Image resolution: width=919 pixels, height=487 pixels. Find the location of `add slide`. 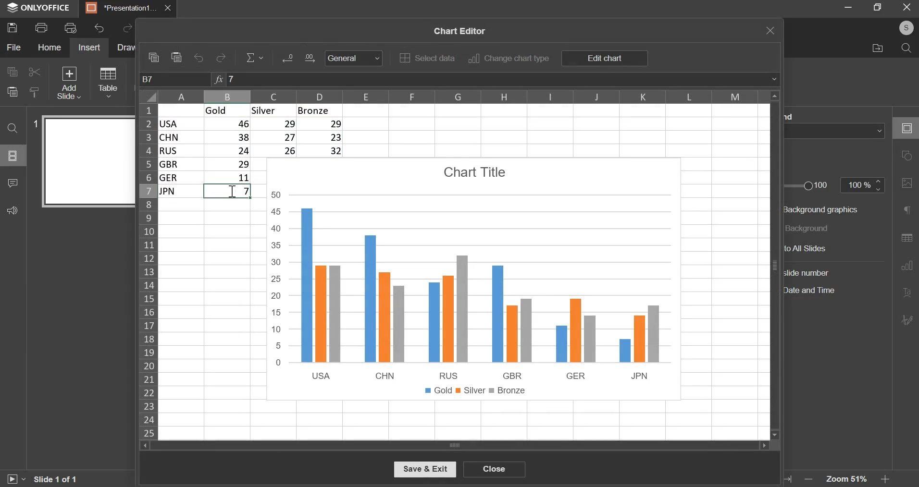

add slide is located at coordinates (68, 82).